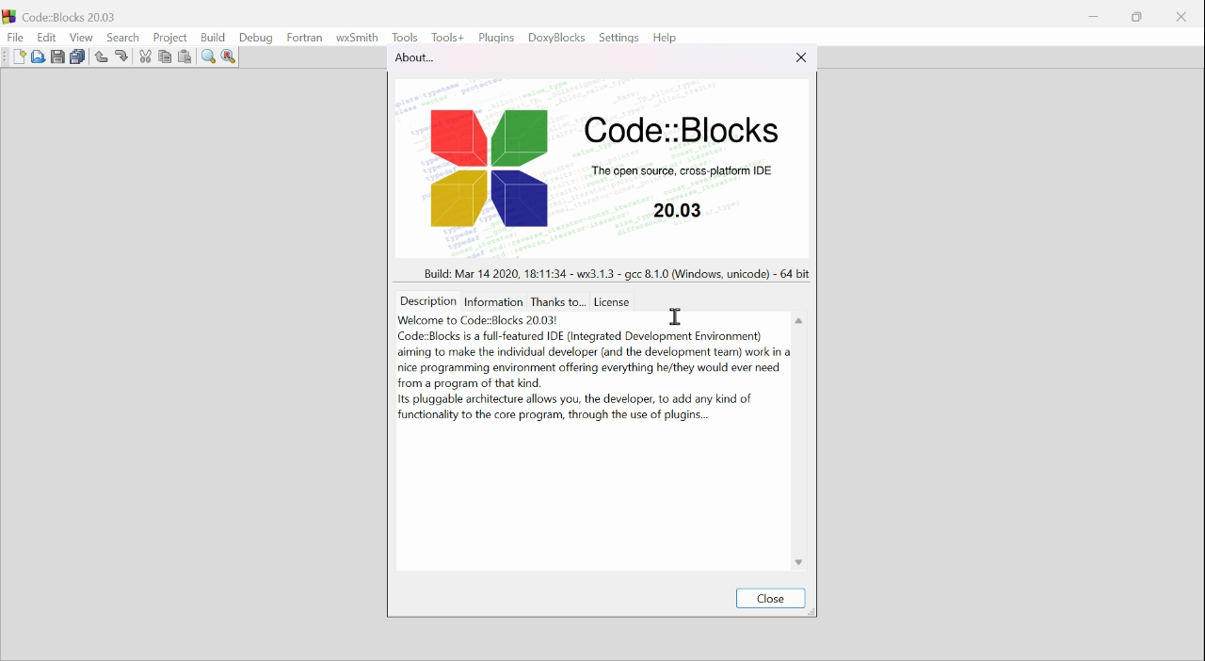  Describe the element at coordinates (613, 271) in the screenshot. I see ` Build: Mar 14 2020, 18:11:34 - w3.1.3 - gec 8.1.0 (Windows, unicode) - 64 bit |` at that location.